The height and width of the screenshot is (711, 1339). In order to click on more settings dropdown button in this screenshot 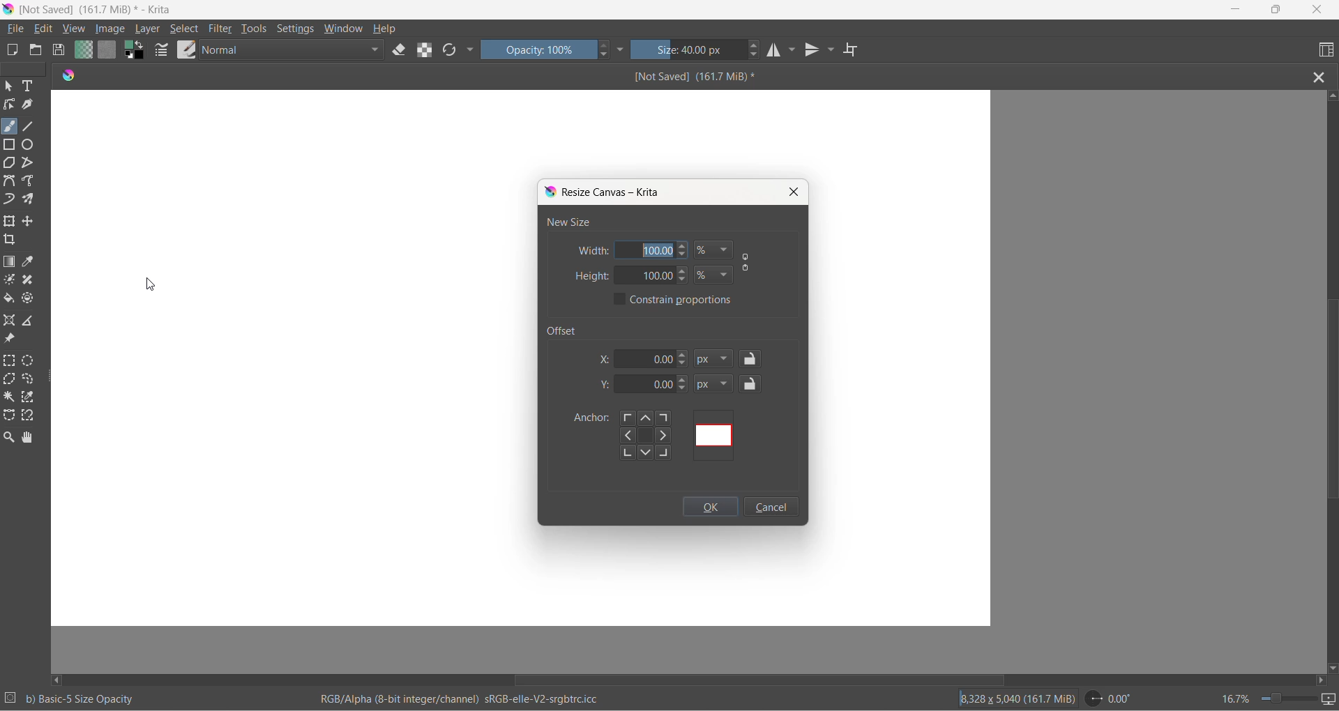, I will do `click(621, 49)`.